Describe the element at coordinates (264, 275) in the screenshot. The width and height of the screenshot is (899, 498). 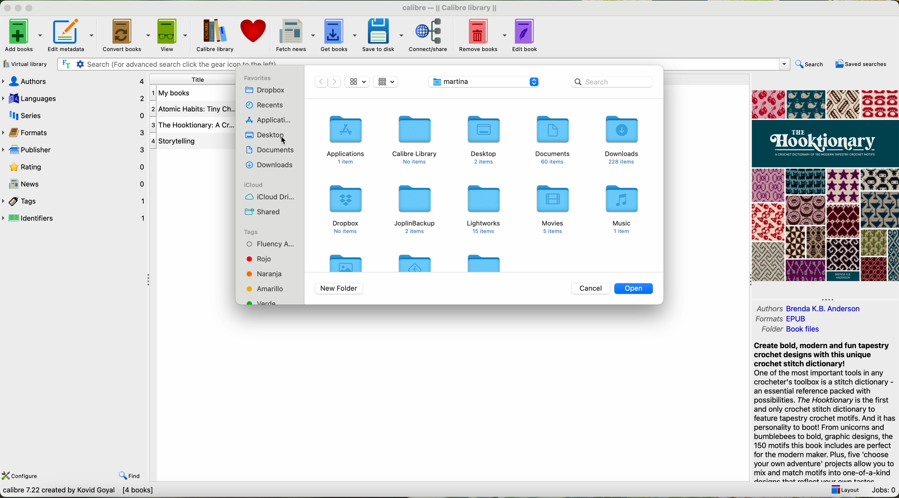
I see `orange tag` at that location.